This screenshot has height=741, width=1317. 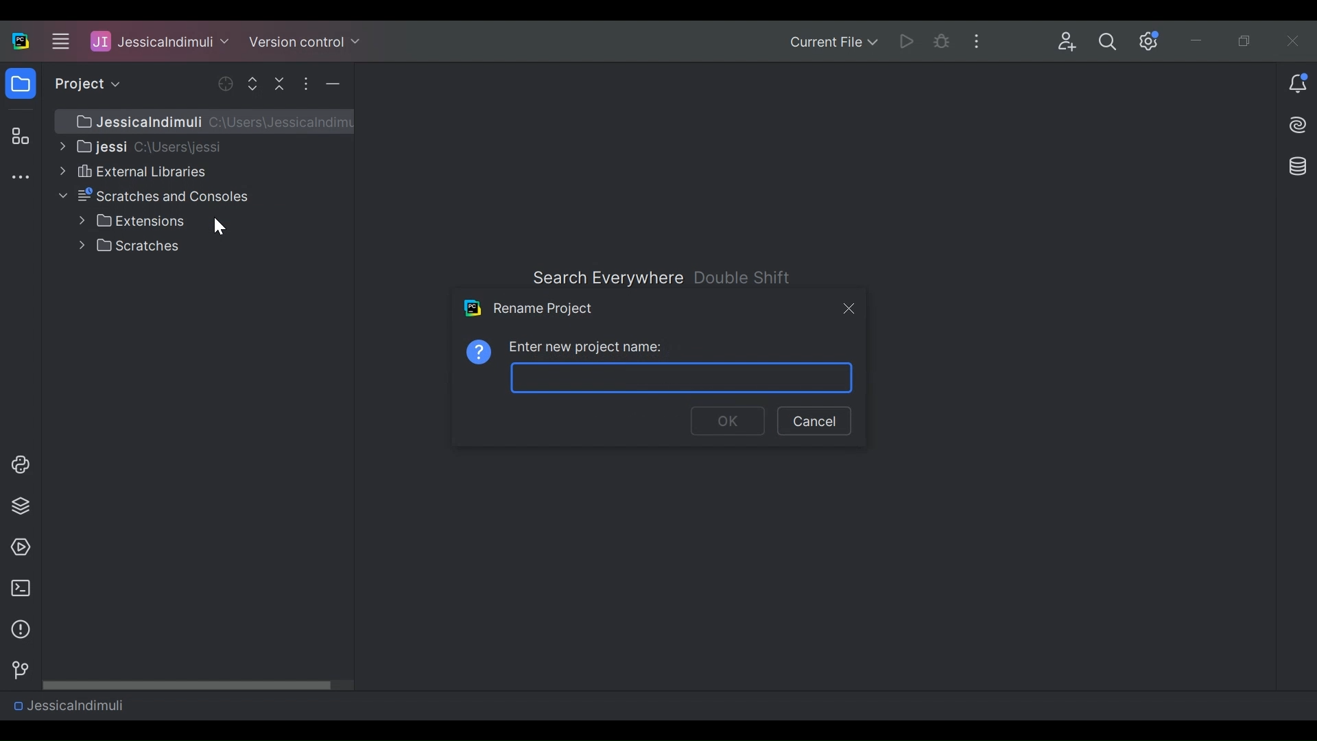 I want to click on layers, so click(x=20, y=505).